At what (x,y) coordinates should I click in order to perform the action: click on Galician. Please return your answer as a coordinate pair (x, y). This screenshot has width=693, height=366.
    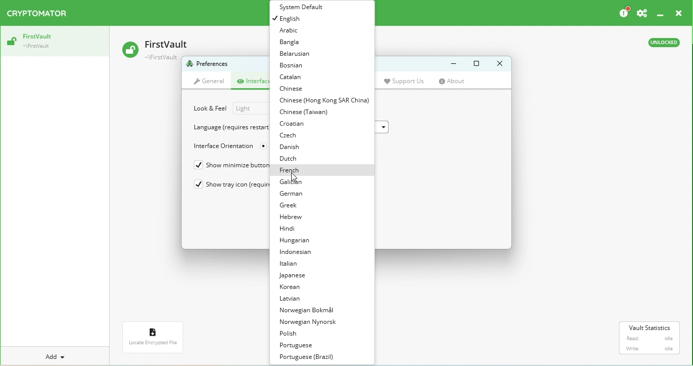
    Looking at the image, I should click on (293, 181).